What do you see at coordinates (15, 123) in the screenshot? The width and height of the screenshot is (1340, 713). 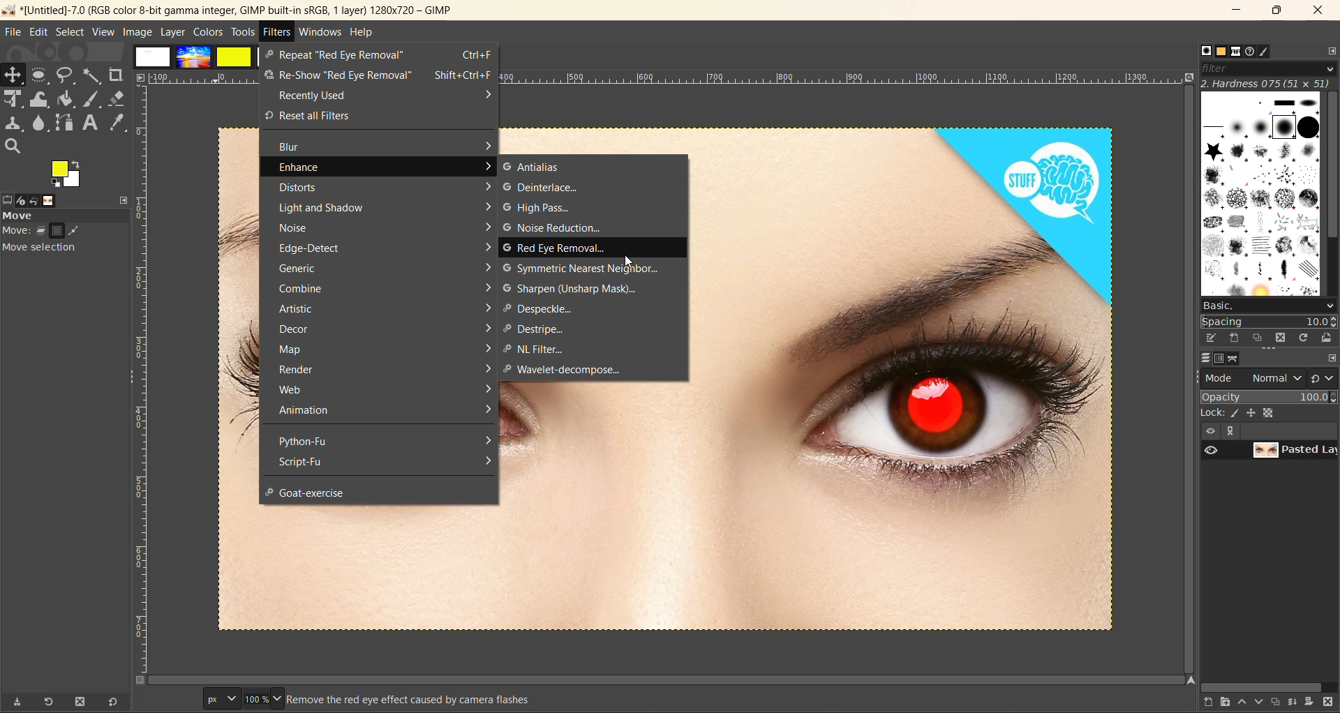 I see `clone` at bounding box center [15, 123].